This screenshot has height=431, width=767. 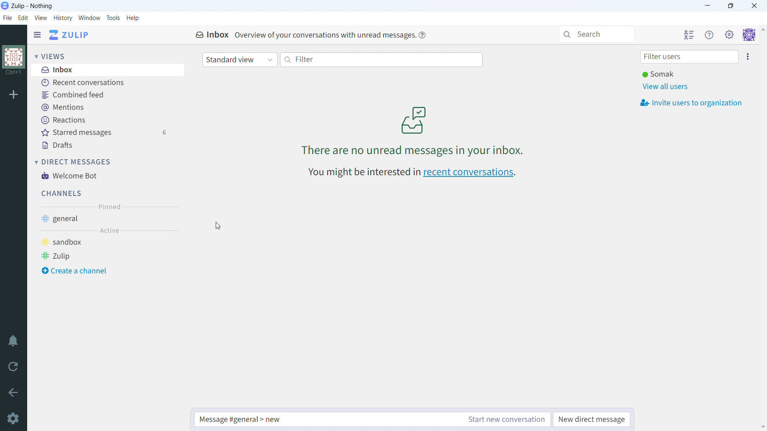 I want to click on add organization, so click(x=13, y=94).